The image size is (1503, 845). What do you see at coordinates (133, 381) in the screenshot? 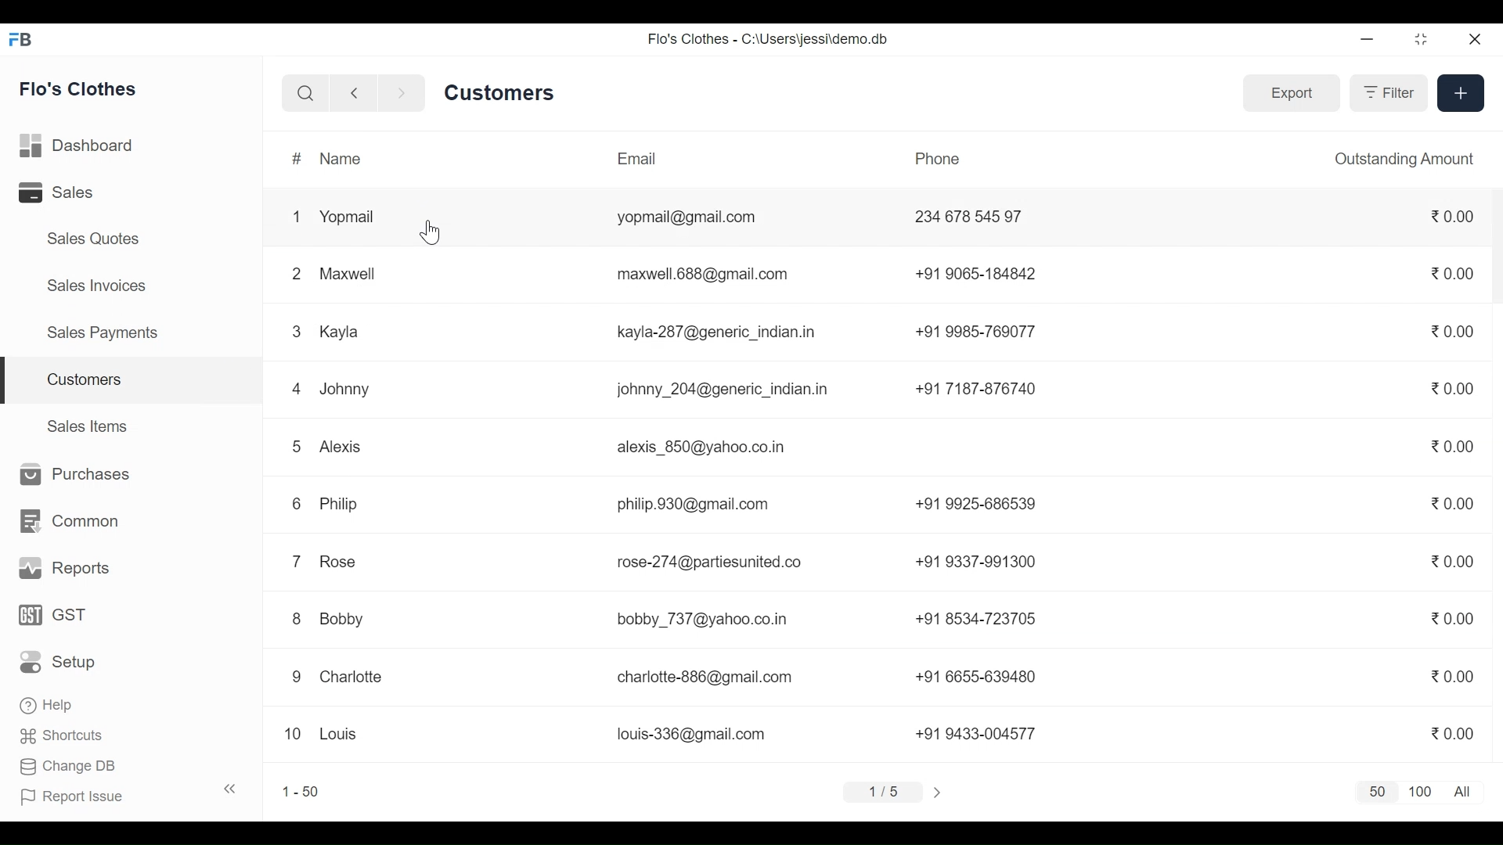
I see `Customers` at bounding box center [133, 381].